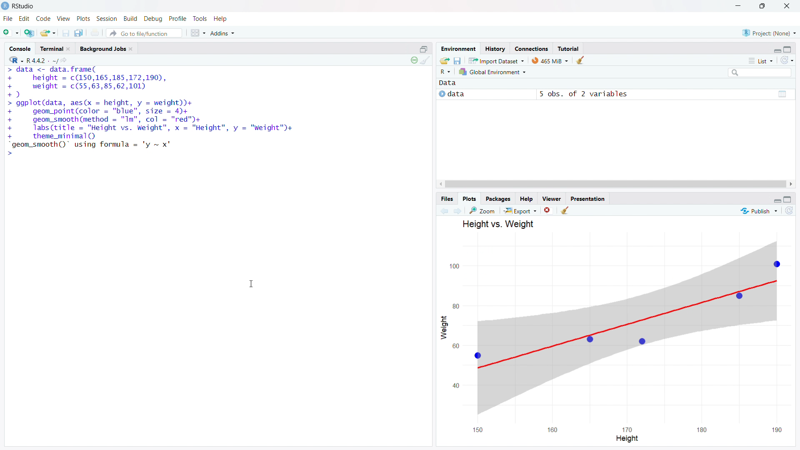  I want to click on import dataset, so click(497, 60).